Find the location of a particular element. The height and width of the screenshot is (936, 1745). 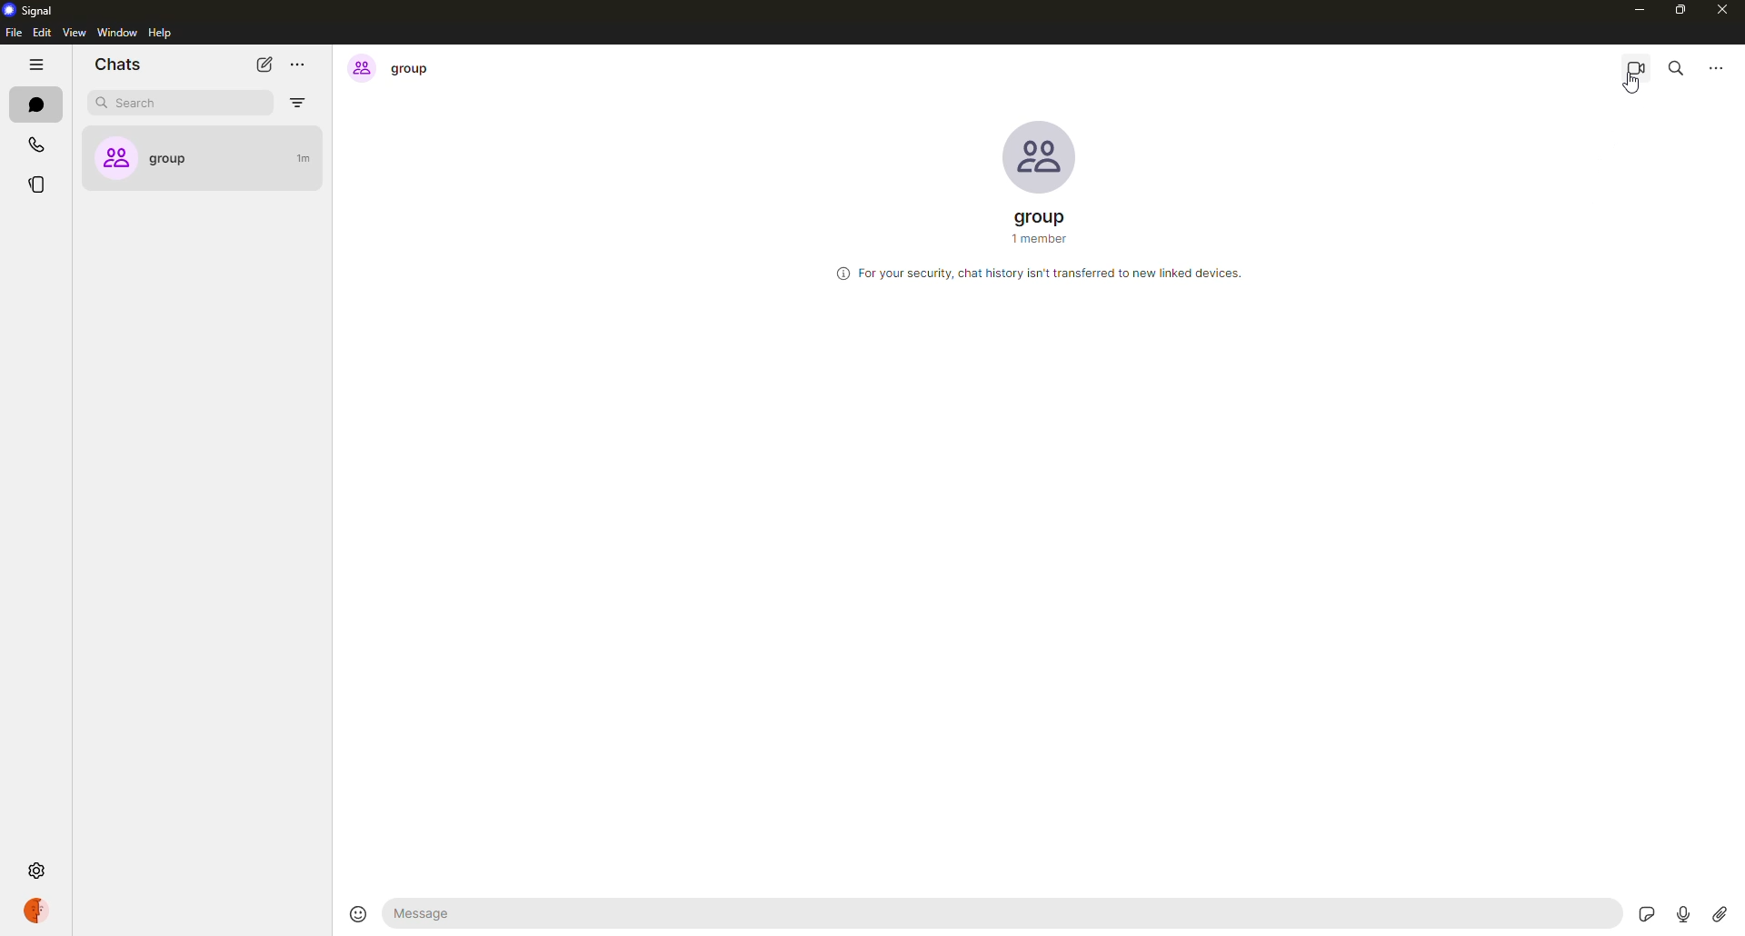

attach is located at coordinates (1718, 912).